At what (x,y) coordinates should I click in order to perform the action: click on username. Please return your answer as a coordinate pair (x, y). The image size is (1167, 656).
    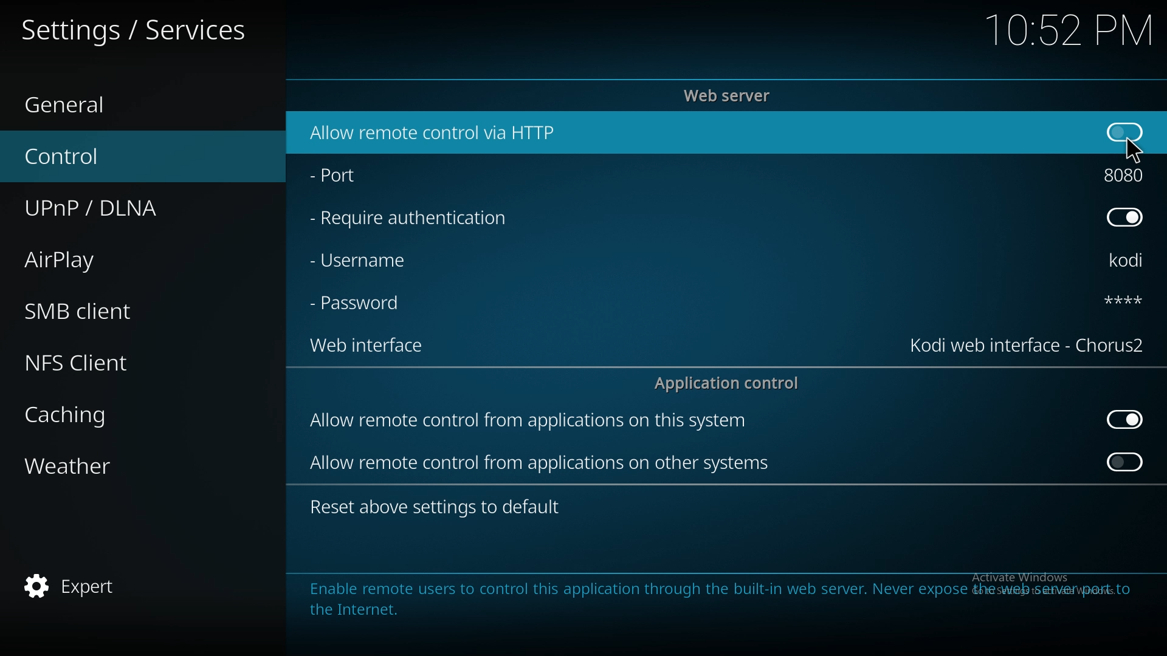
    Looking at the image, I should click on (1118, 261).